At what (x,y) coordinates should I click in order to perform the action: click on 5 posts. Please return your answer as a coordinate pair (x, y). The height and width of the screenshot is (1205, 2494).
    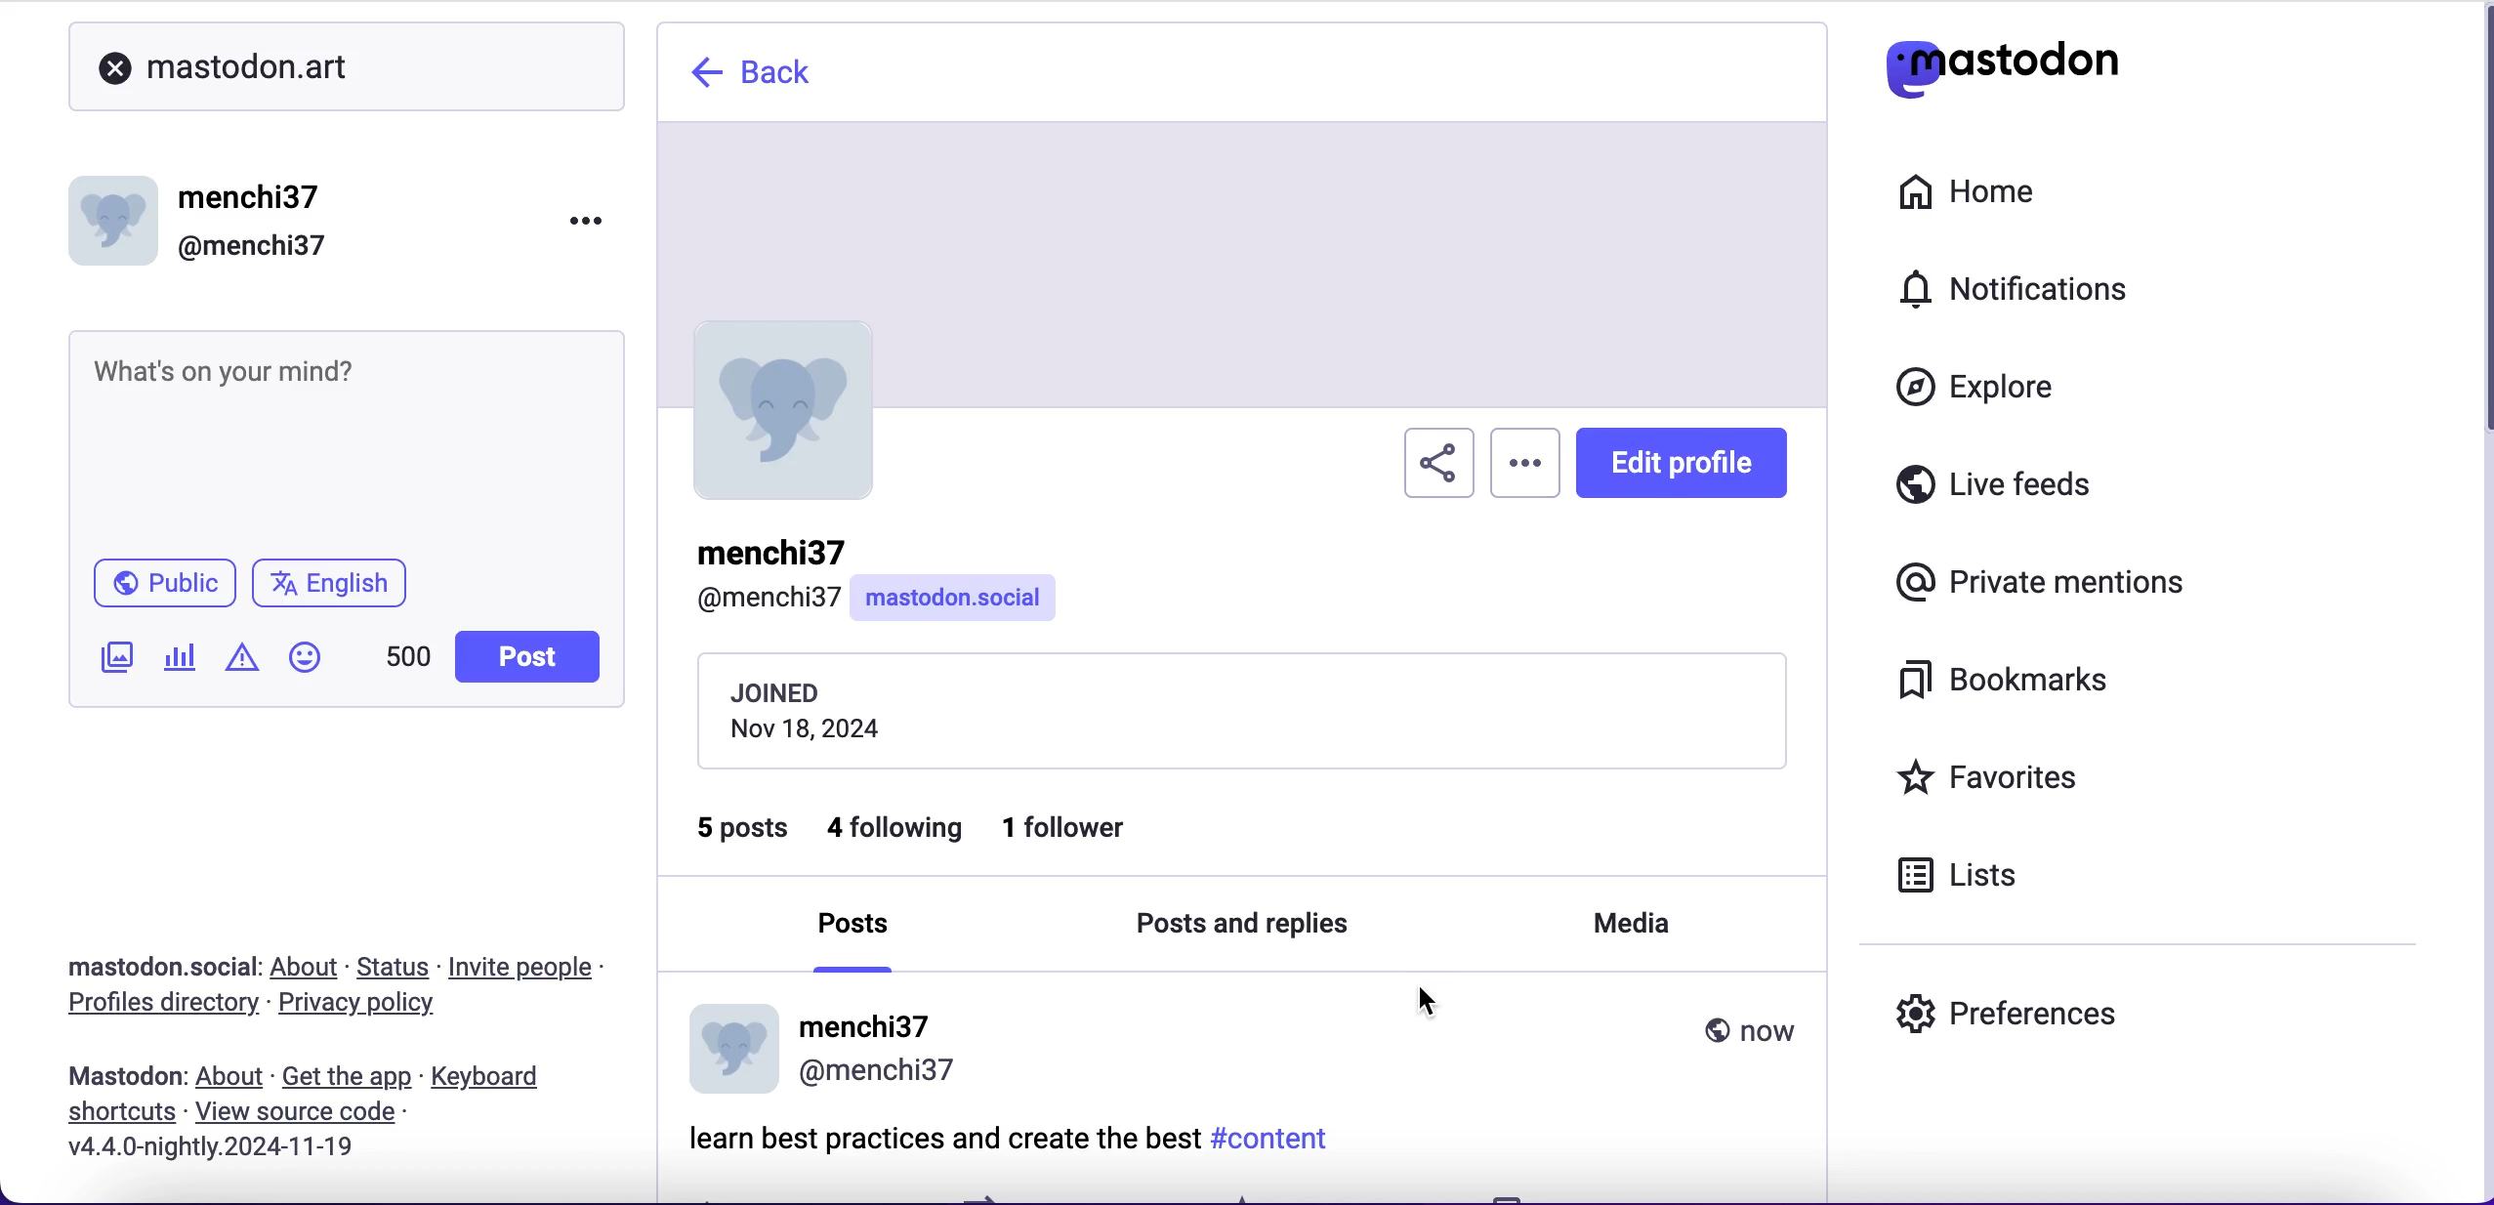
    Looking at the image, I should click on (742, 827).